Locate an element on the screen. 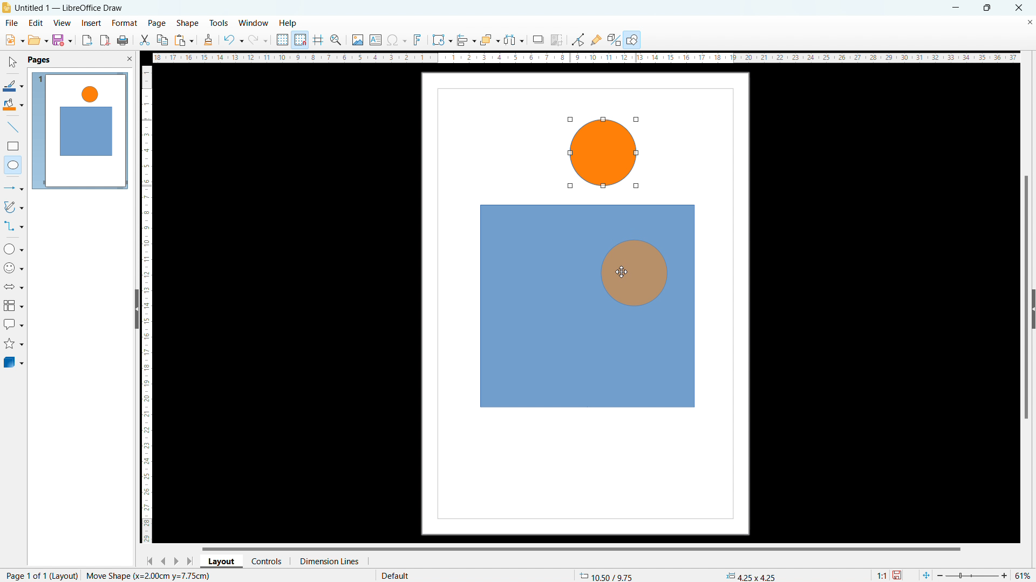 This screenshot has width=1036, height=582. select at least three objects to distributw is located at coordinates (513, 40).